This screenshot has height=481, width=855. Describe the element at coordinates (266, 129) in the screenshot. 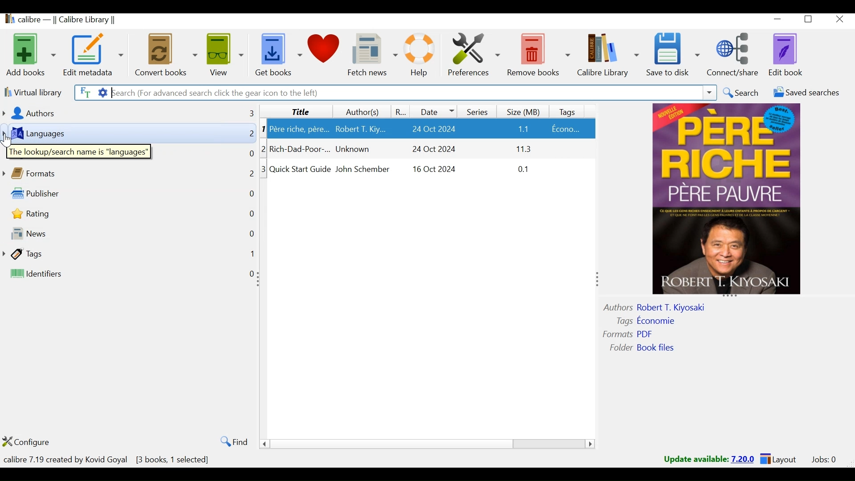

I see `1` at that location.